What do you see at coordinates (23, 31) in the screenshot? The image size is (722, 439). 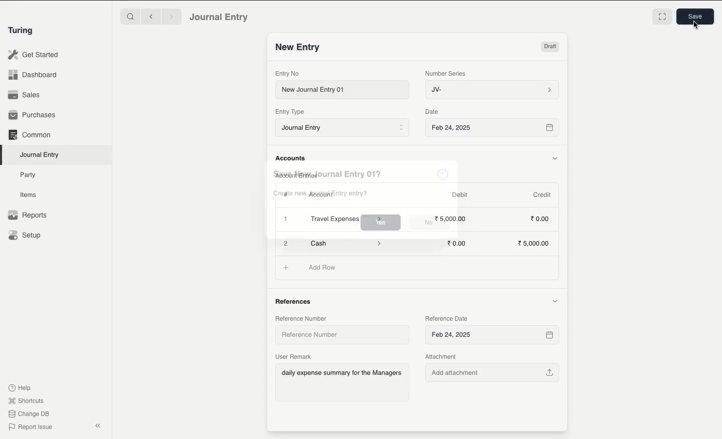 I see `Turing` at bounding box center [23, 31].